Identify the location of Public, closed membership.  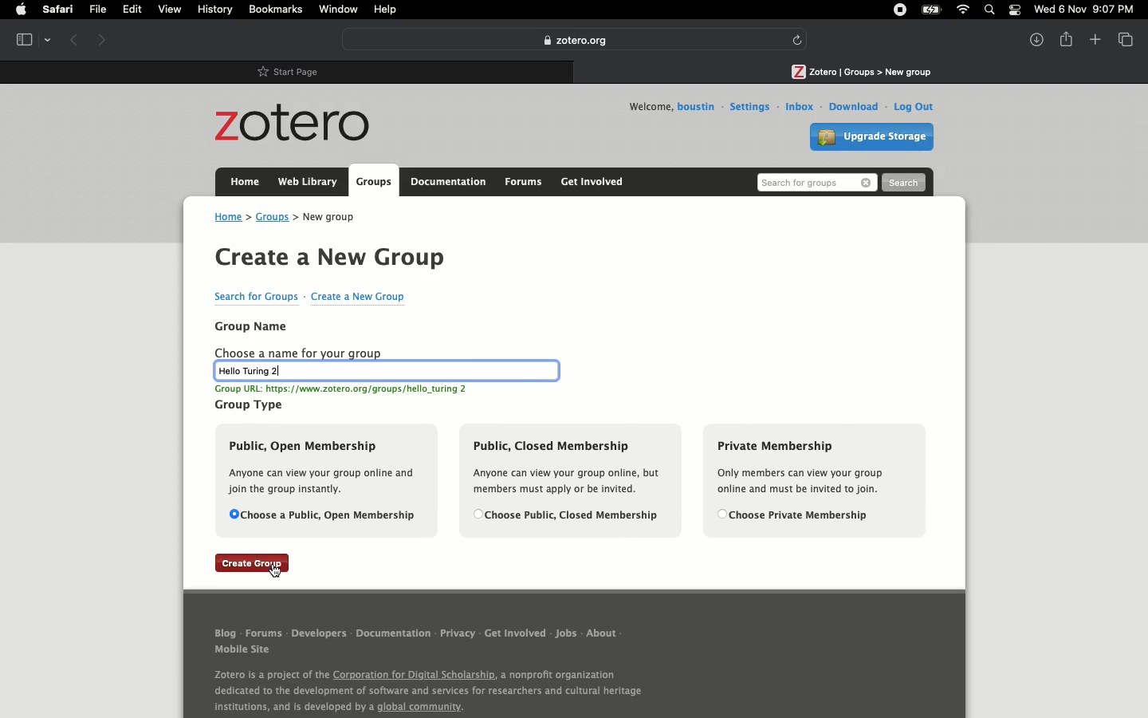
(569, 480).